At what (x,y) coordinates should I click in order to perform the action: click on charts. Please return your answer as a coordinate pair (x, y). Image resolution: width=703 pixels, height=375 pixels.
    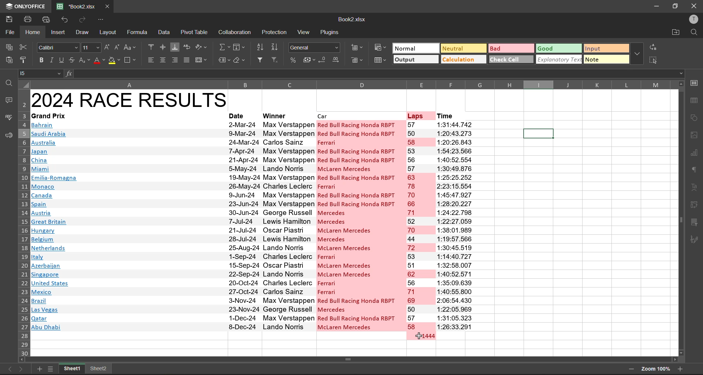
    Looking at the image, I should click on (694, 152).